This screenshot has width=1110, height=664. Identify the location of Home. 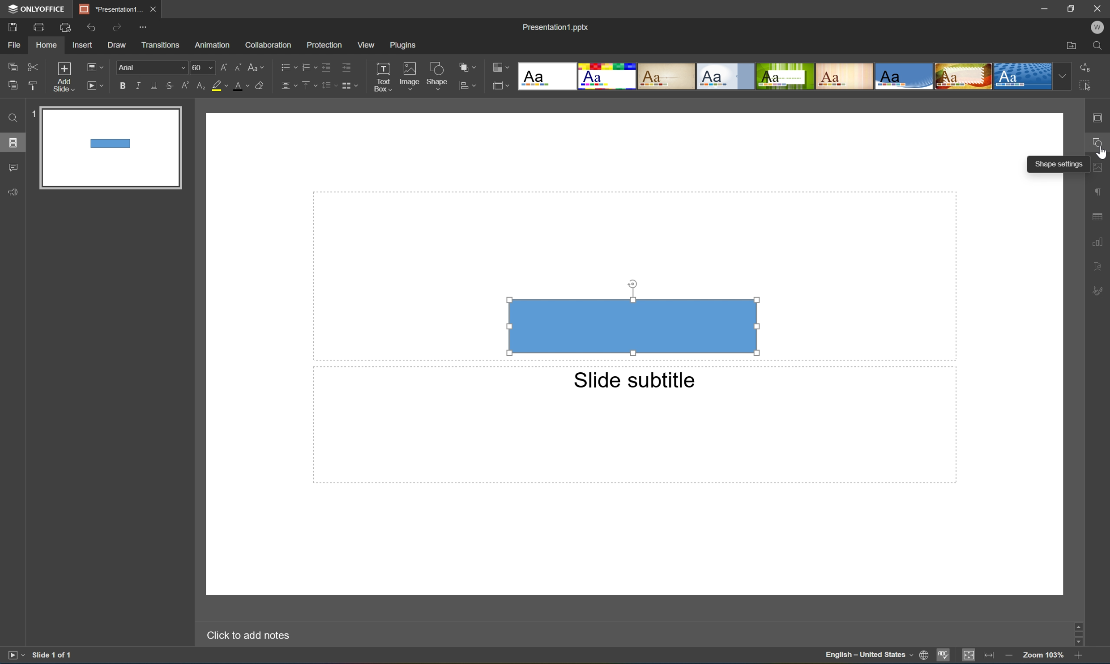
(47, 46).